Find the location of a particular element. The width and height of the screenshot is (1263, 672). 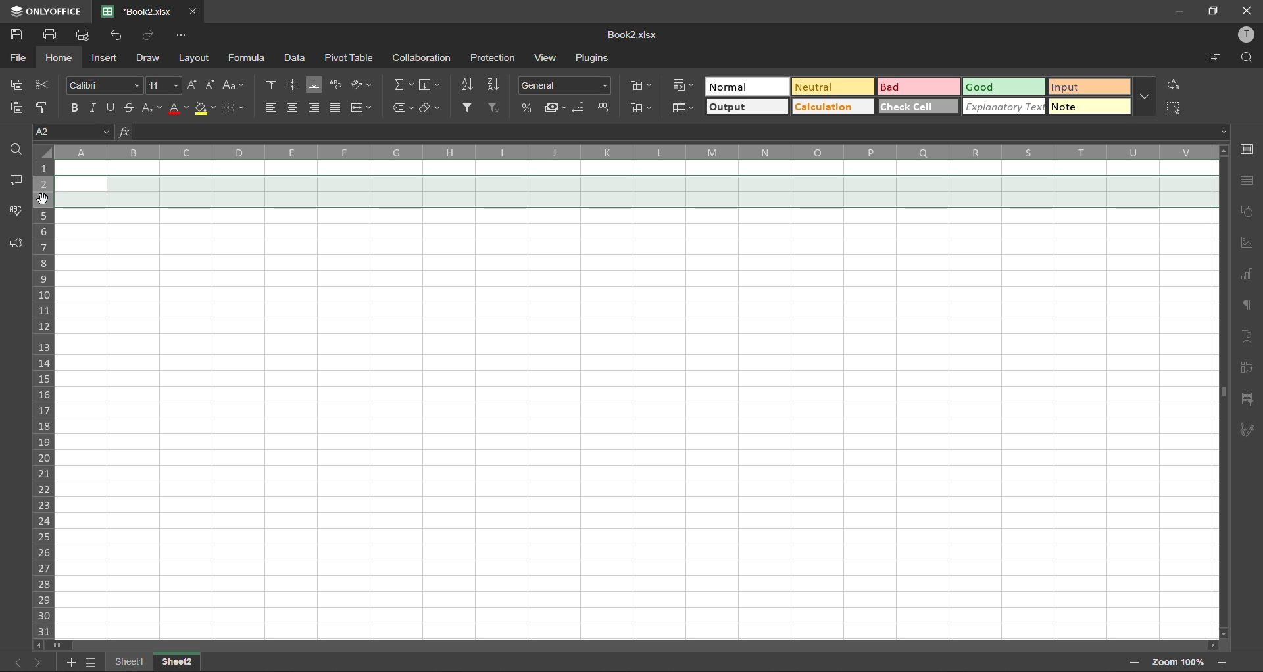

profile is located at coordinates (1247, 35).